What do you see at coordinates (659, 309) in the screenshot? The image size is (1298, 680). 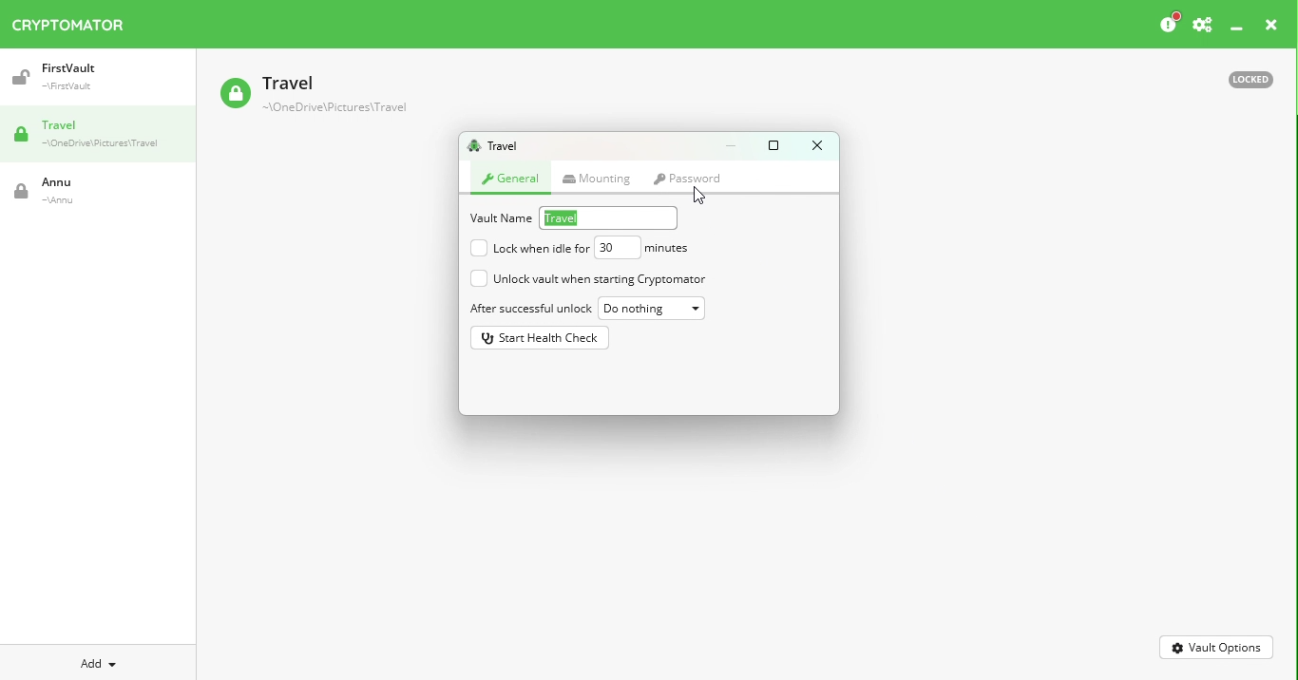 I see `Do nothing` at bounding box center [659, 309].